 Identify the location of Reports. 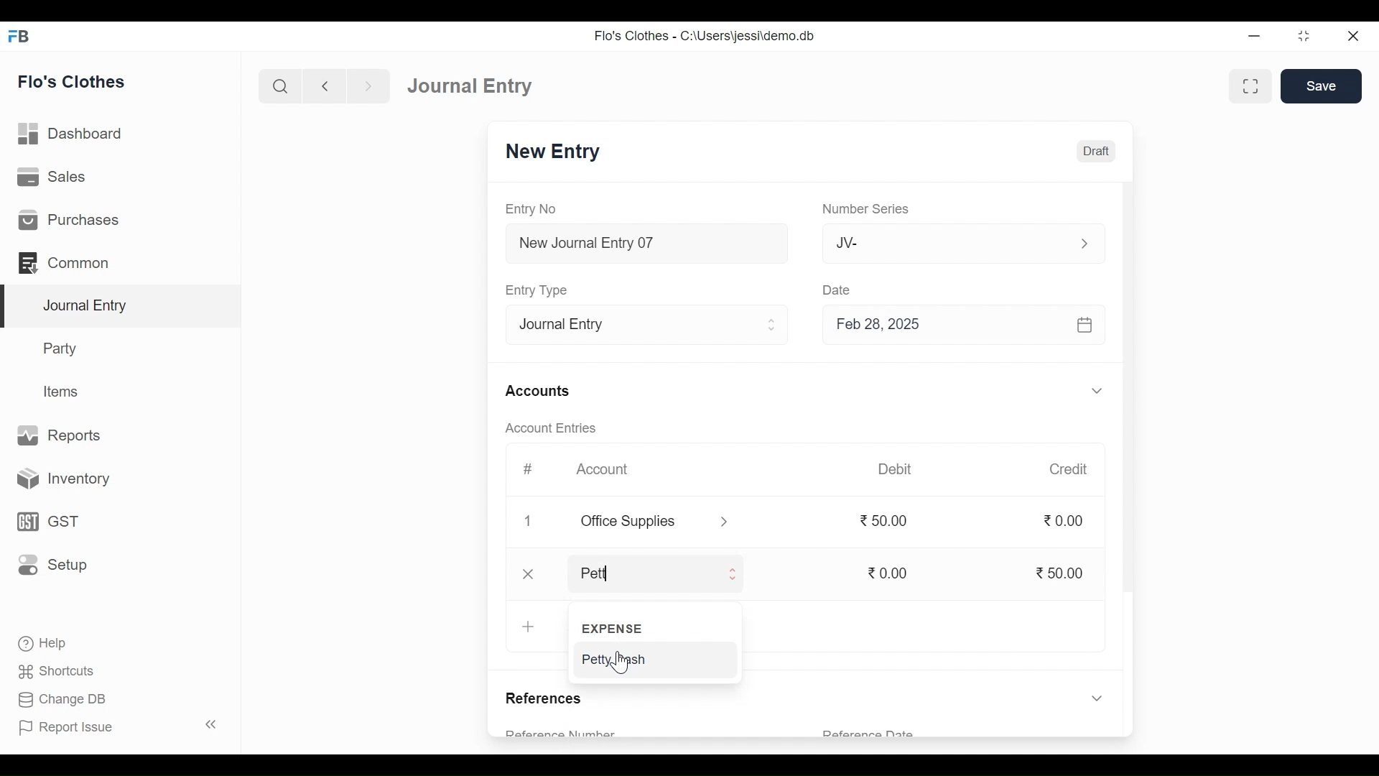
(60, 434).